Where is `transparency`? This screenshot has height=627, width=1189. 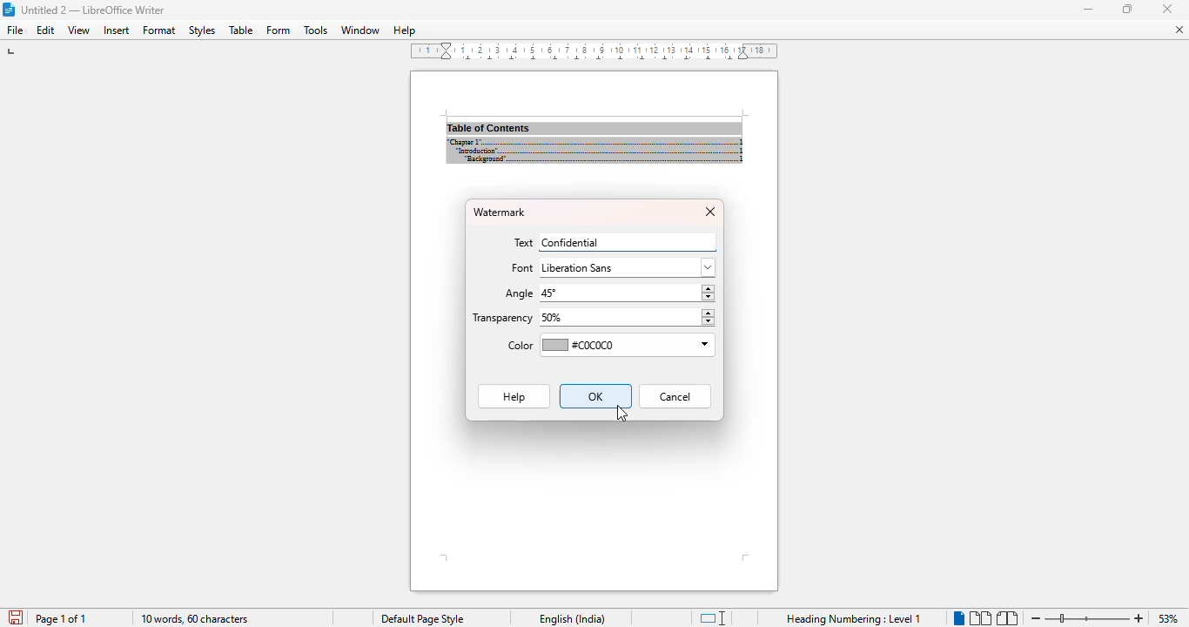
transparency is located at coordinates (502, 318).